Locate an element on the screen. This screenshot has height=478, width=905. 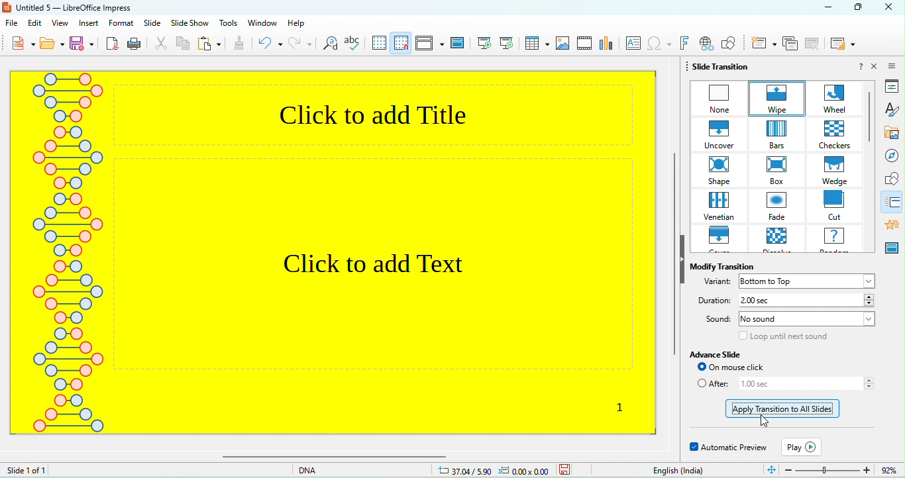
redo is located at coordinates (297, 46).